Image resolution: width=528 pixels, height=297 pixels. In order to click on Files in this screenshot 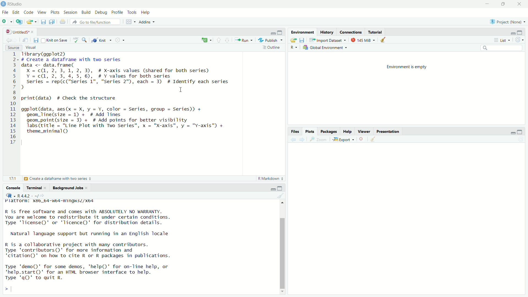, I will do `click(295, 132)`.